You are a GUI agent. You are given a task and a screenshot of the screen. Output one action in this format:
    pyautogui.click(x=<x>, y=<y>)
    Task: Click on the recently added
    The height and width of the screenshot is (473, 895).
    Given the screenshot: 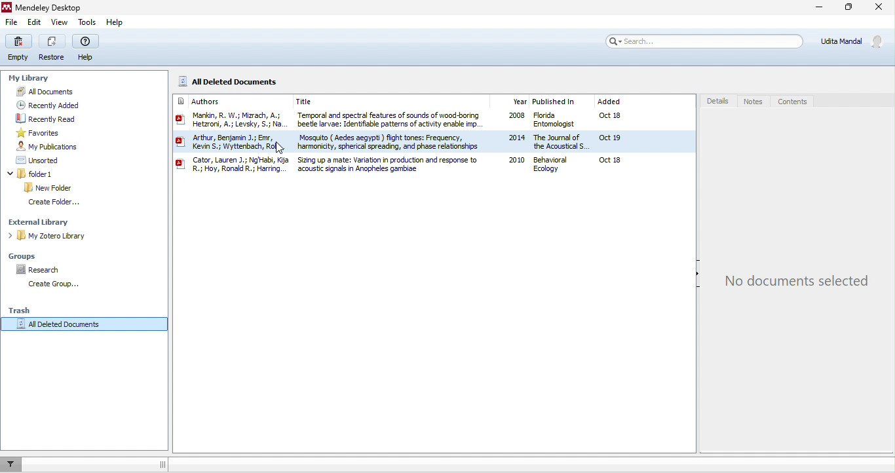 What is the action you would take?
    pyautogui.click(x=64, y=104)
    